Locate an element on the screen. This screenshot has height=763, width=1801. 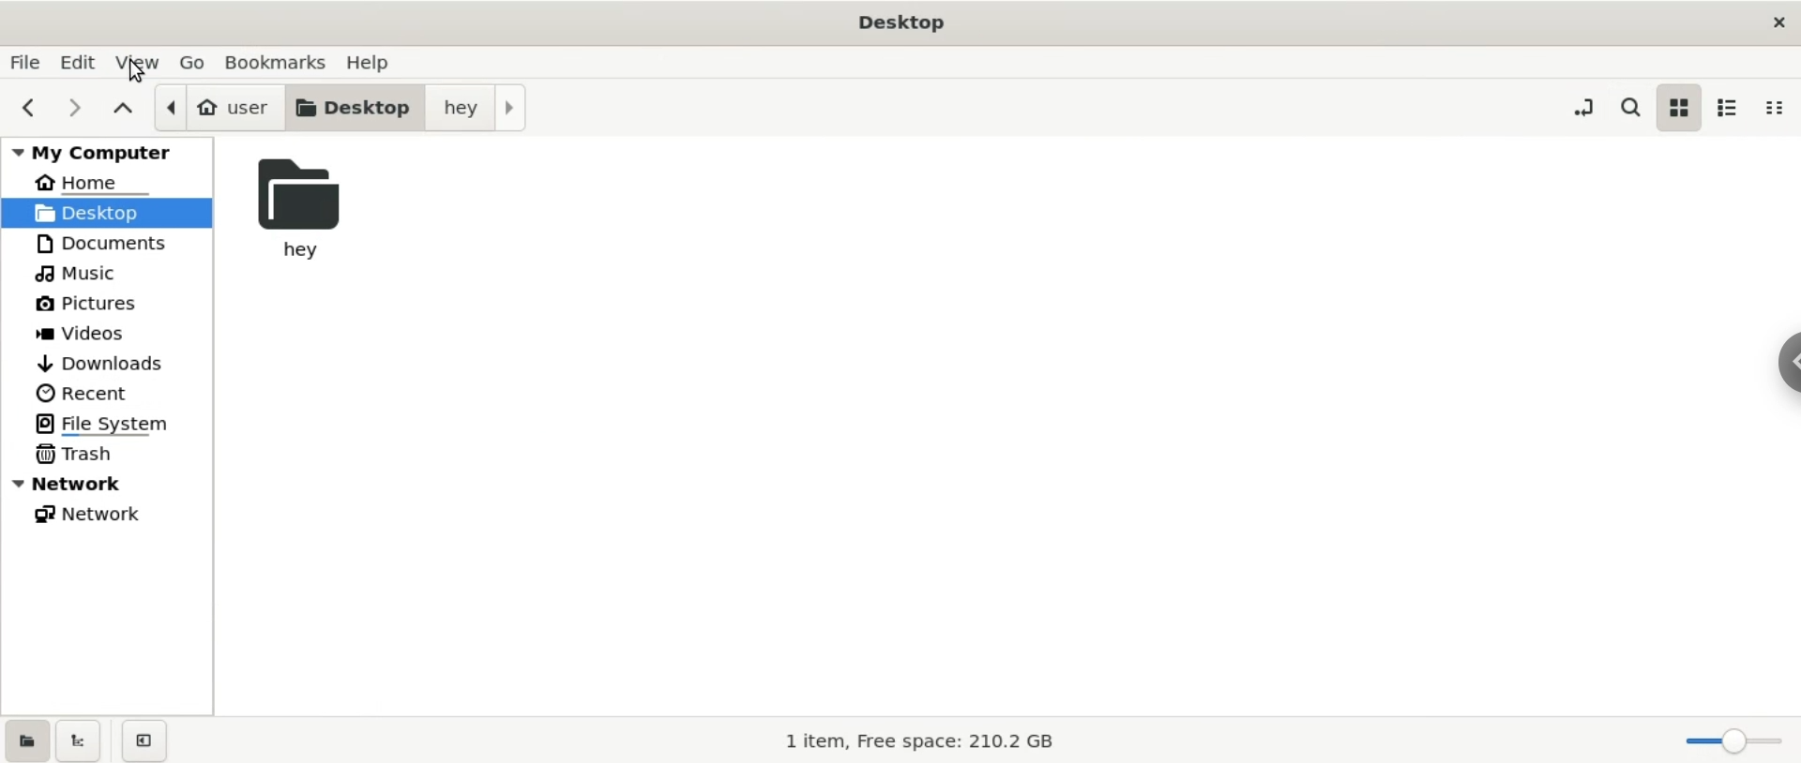
show places is located at coordinates (26, 741).